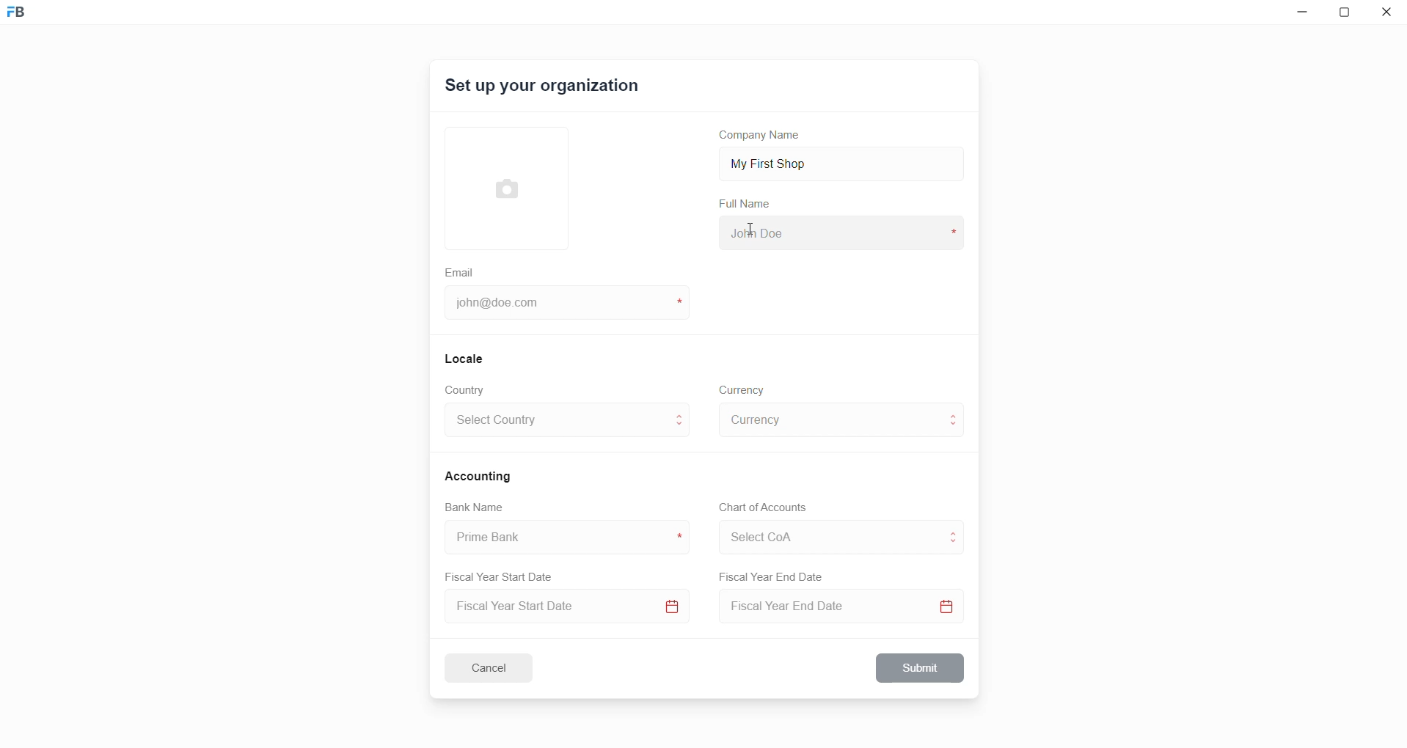  I want to click on select currency, so click(829, 419).